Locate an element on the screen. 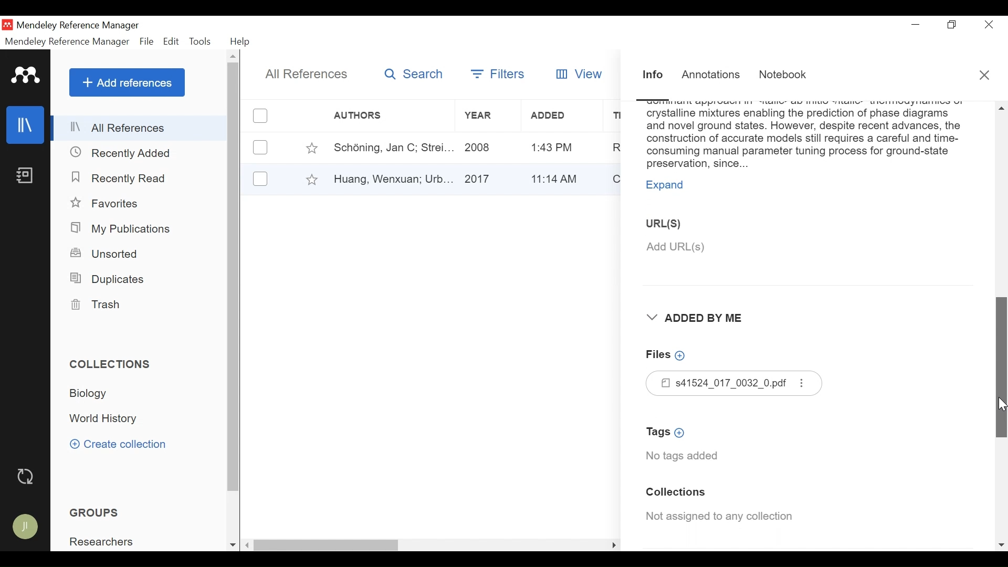 This screenshot has width=1008, height=567. Avatar is located at coordinates (26, 527).